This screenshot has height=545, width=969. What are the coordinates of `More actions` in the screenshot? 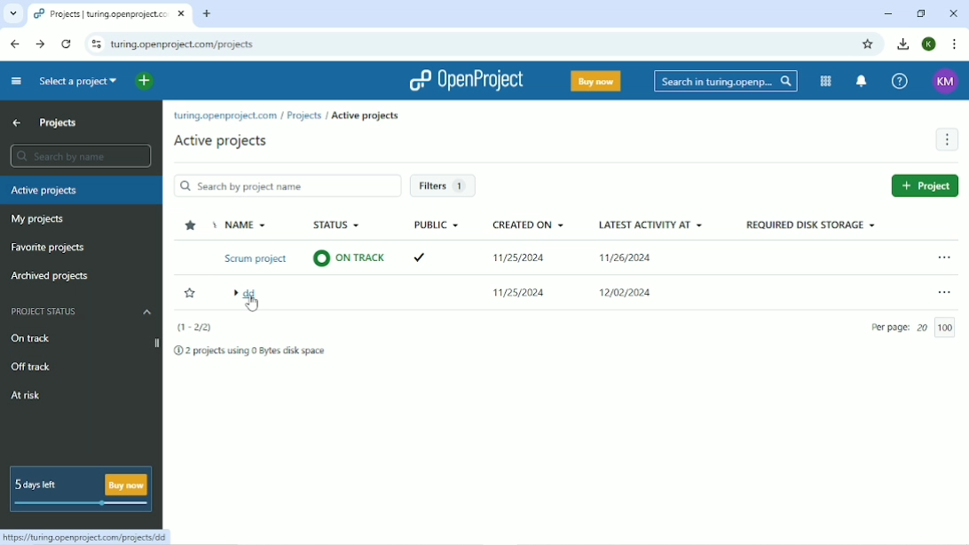 It's located at (949, 139).